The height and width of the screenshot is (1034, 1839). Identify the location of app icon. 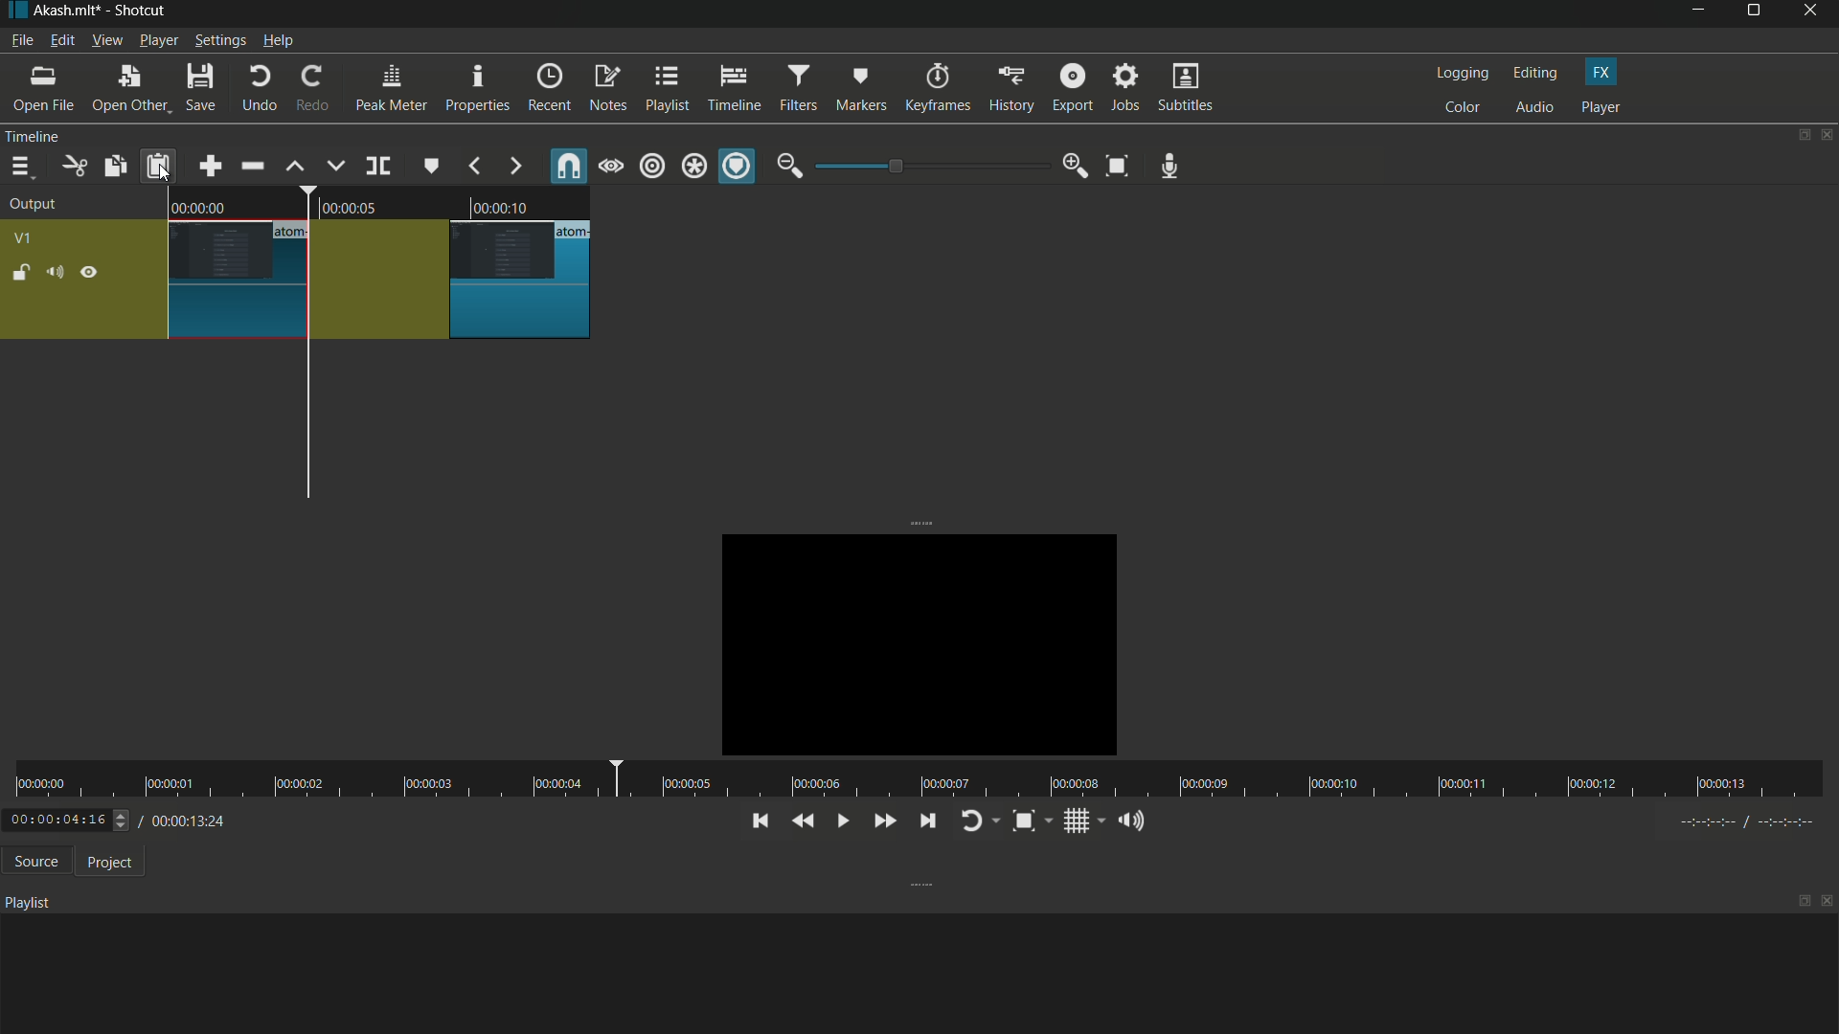
(14, 11).